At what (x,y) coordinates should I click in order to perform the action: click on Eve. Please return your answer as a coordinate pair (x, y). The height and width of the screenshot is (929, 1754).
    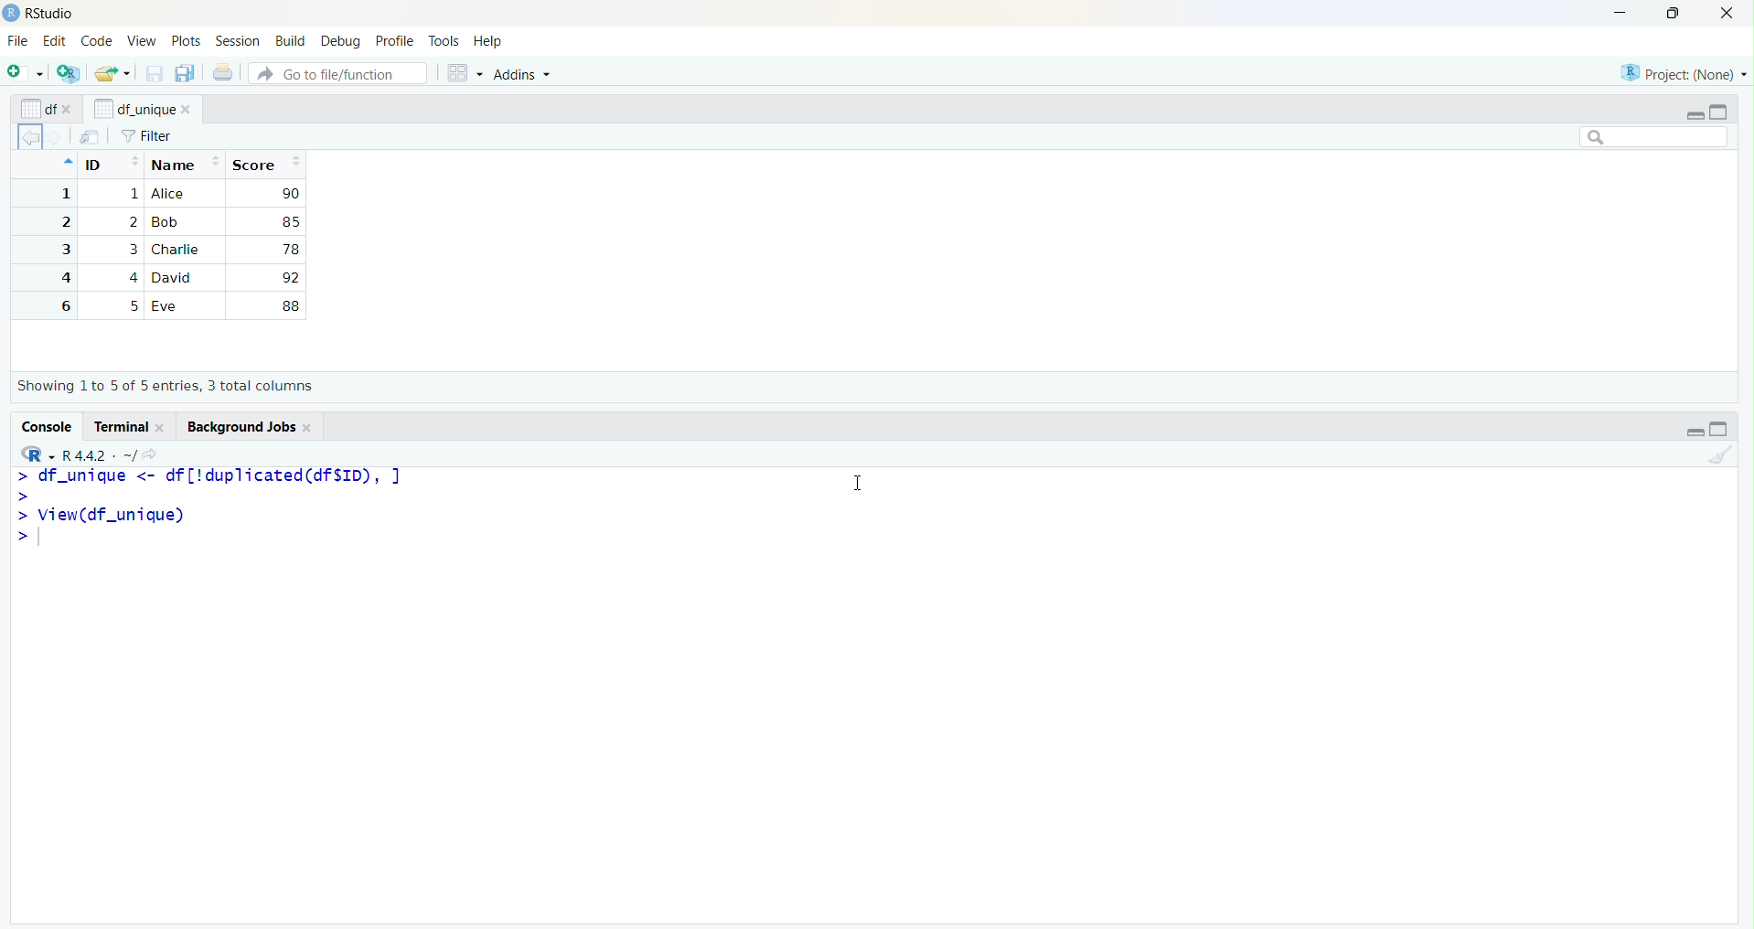
    Looking at the image, I should click on (168, 336).